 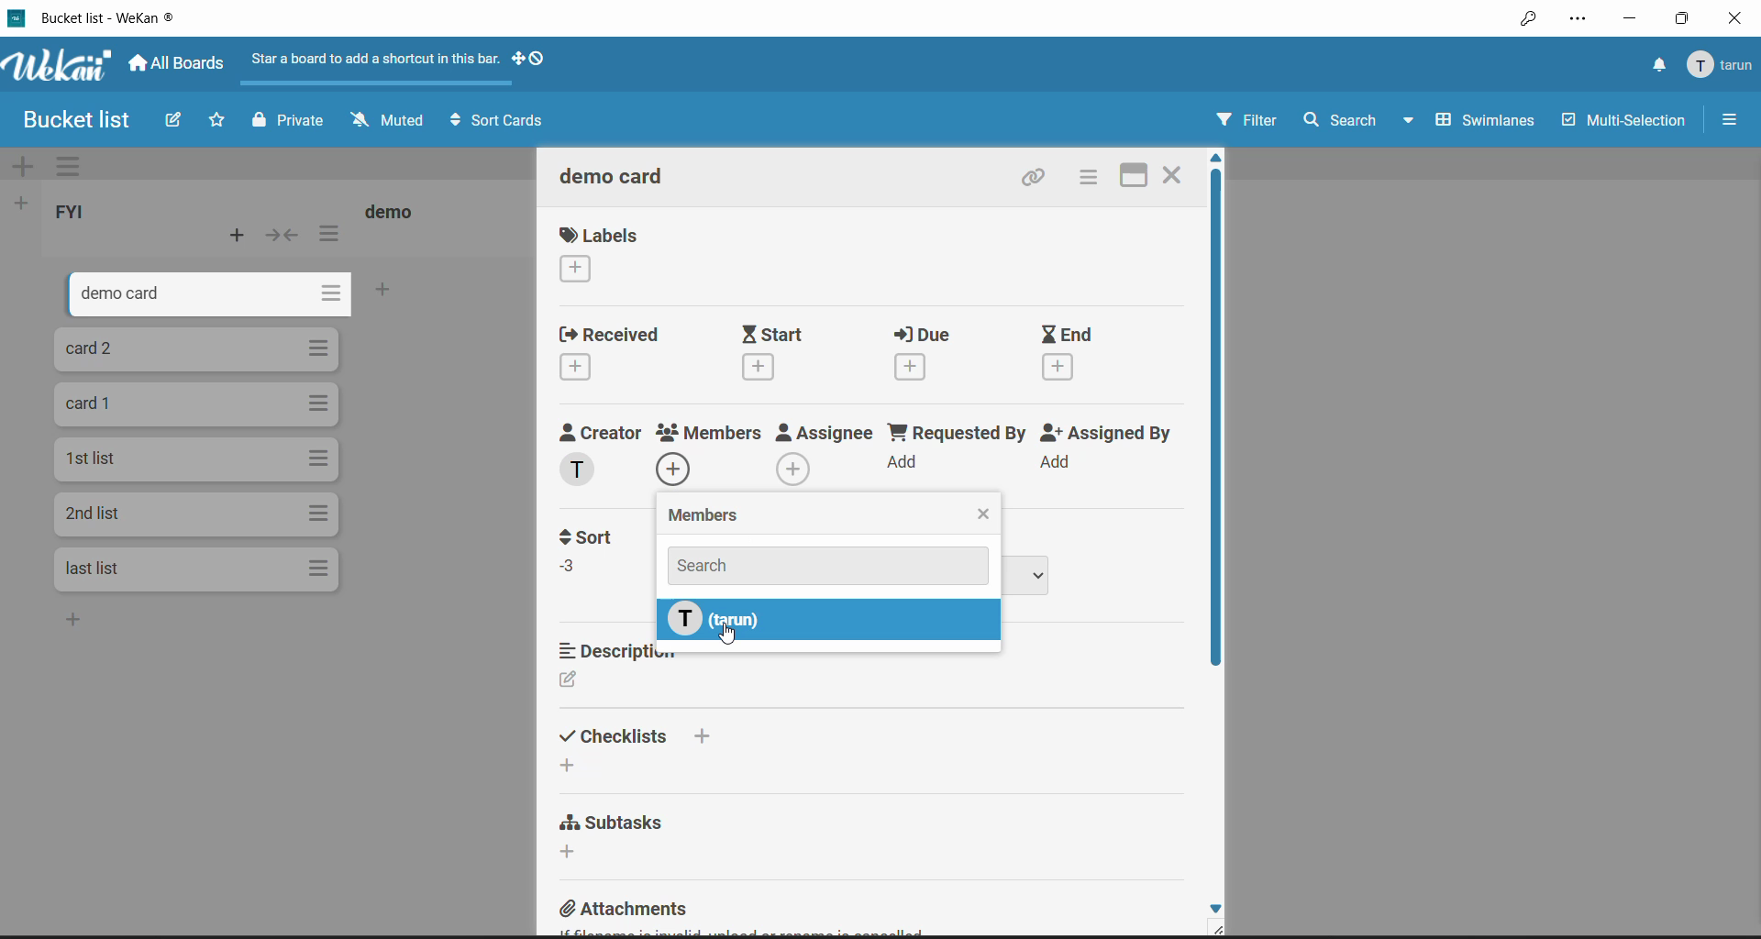 I want to click on notifications, so click(x=1655, y=65).